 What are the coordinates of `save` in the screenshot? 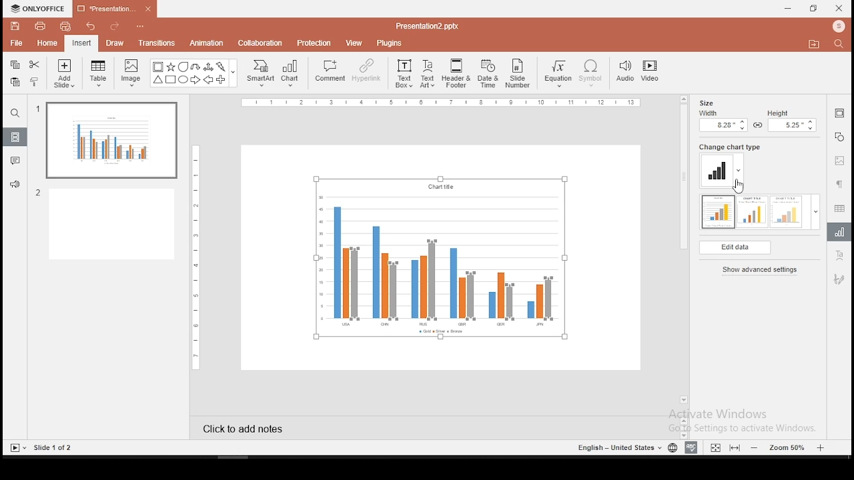 It's located at (15, 27).